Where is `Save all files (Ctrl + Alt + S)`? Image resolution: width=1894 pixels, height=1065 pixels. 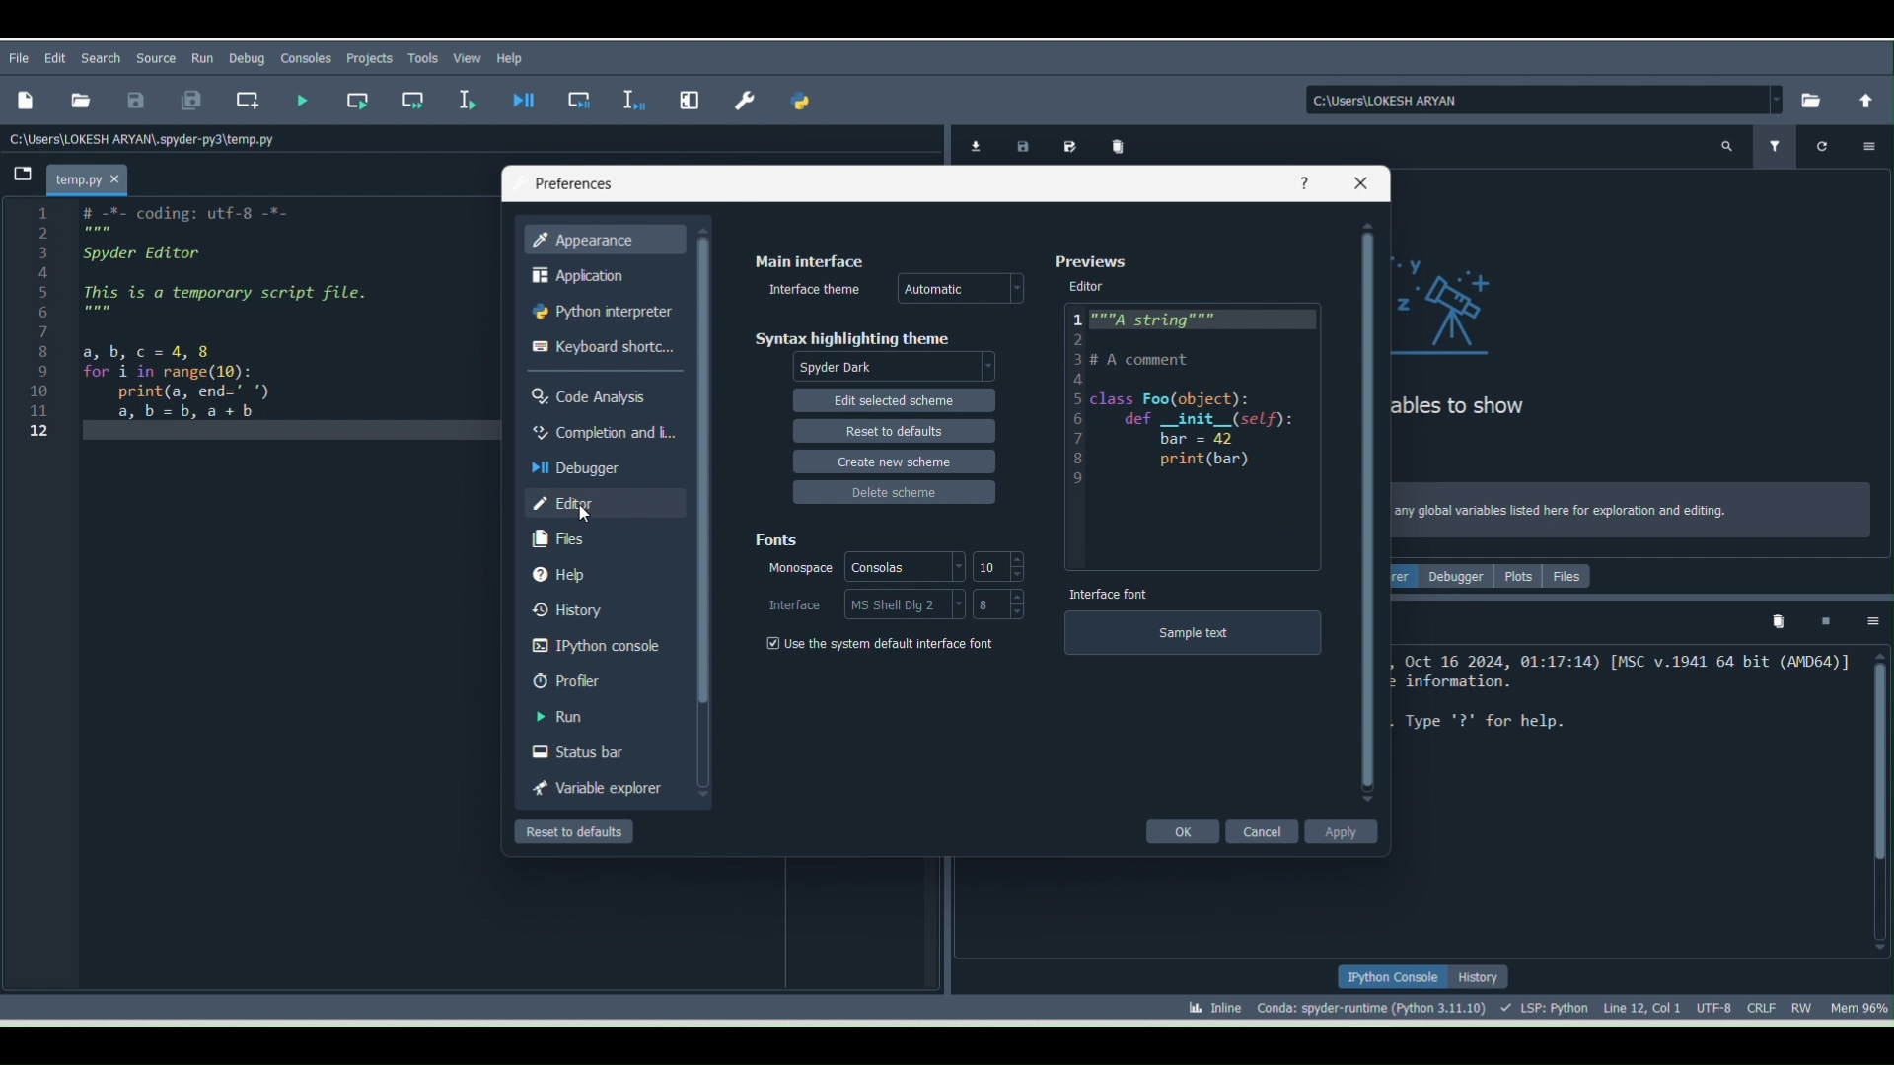
Save all files (Ctrl + Alt + S) is located at coordinates (182, 102).